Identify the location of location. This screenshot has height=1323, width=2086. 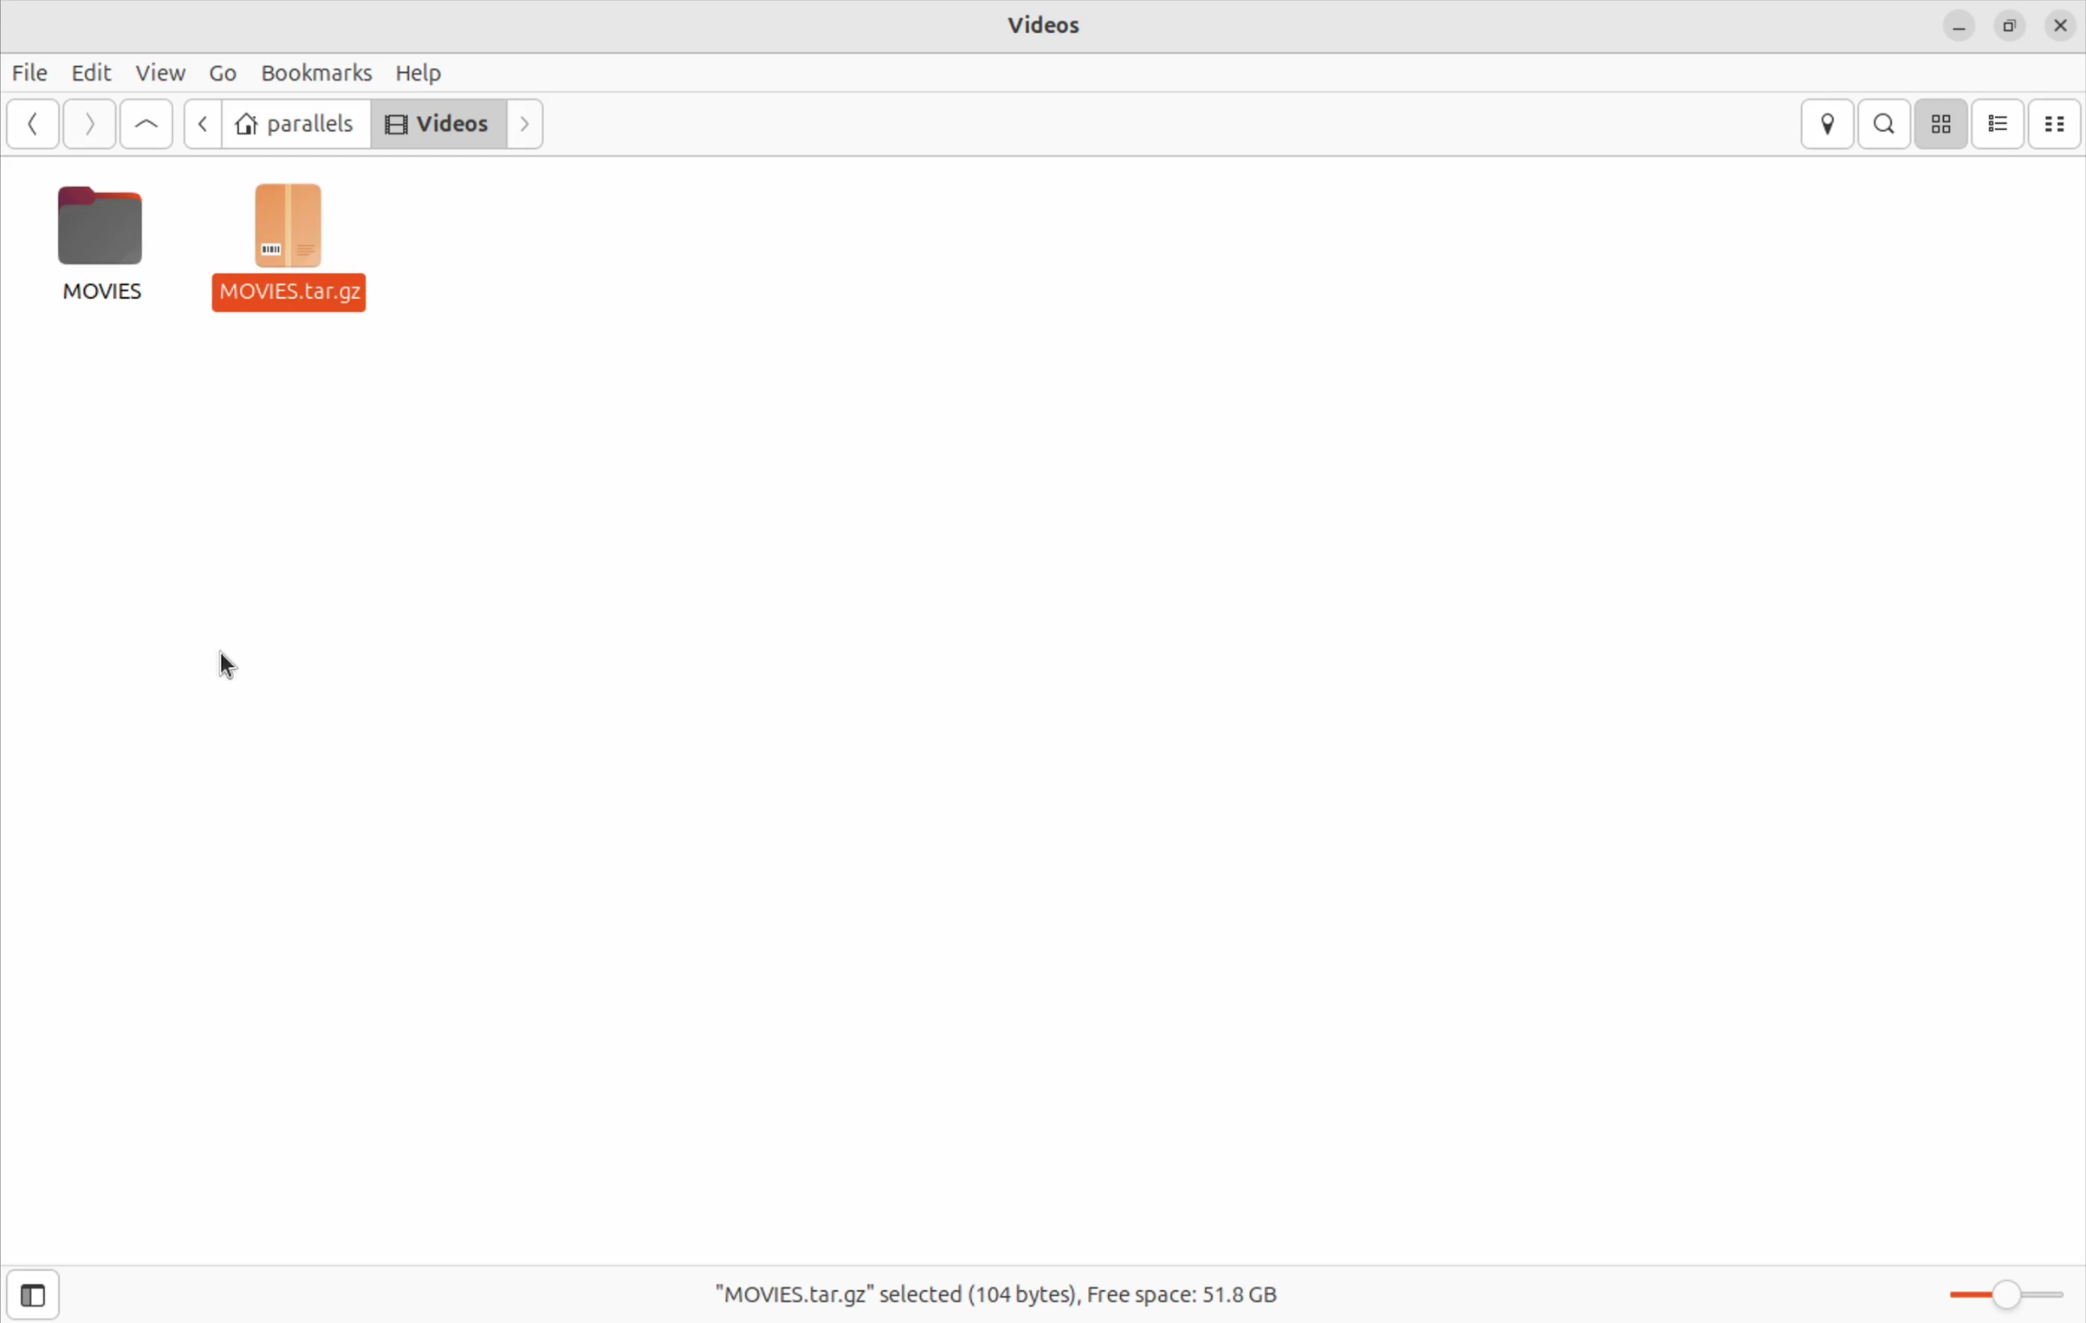
(1830, 122).